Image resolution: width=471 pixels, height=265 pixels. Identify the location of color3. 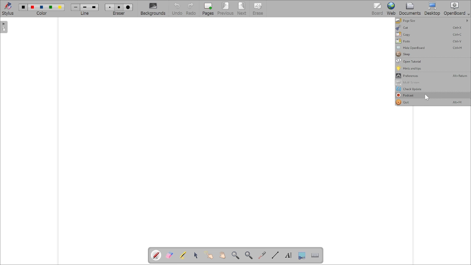
(41, 7).